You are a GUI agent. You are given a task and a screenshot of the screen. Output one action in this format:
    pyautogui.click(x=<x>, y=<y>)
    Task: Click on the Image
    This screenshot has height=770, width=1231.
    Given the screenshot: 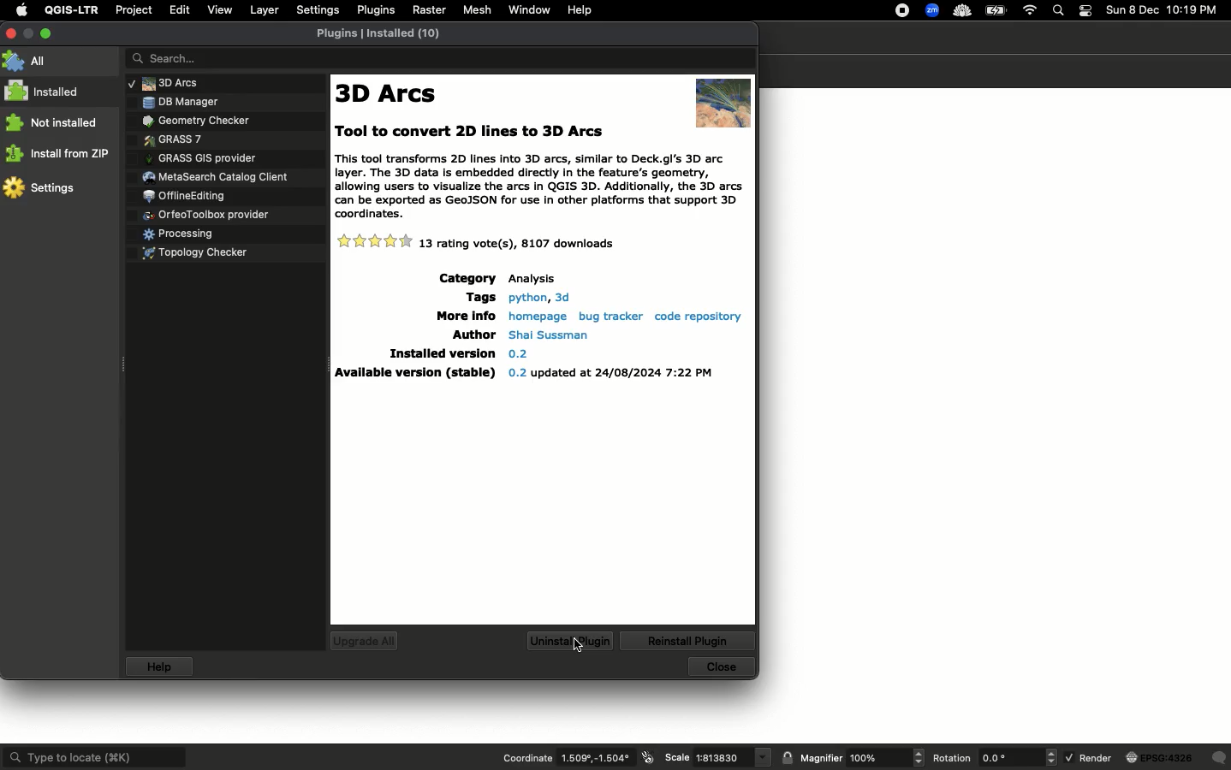 What is the action you would take?
    pyautogui.click(x=724, y=98)
    